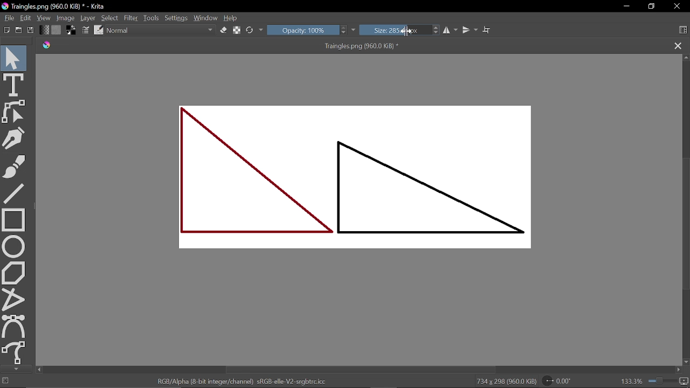 Image resolution: width=690 pixels, height=388 pixels. What do you see at coordinates (651, 6) in the screenshot?
I see `Restore down` at bounding box center [651, 6].